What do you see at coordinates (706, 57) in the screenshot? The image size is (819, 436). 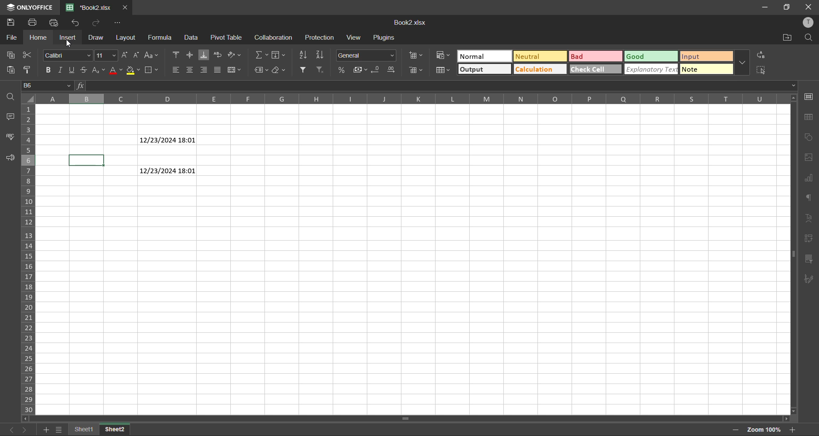 I see `input` at bounding box center [706, 57].